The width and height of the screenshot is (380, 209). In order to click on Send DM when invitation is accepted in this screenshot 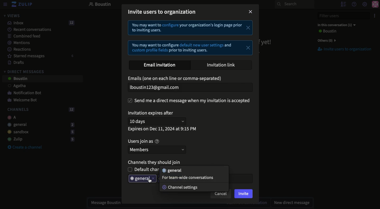, I will do `click(190, 101)`.